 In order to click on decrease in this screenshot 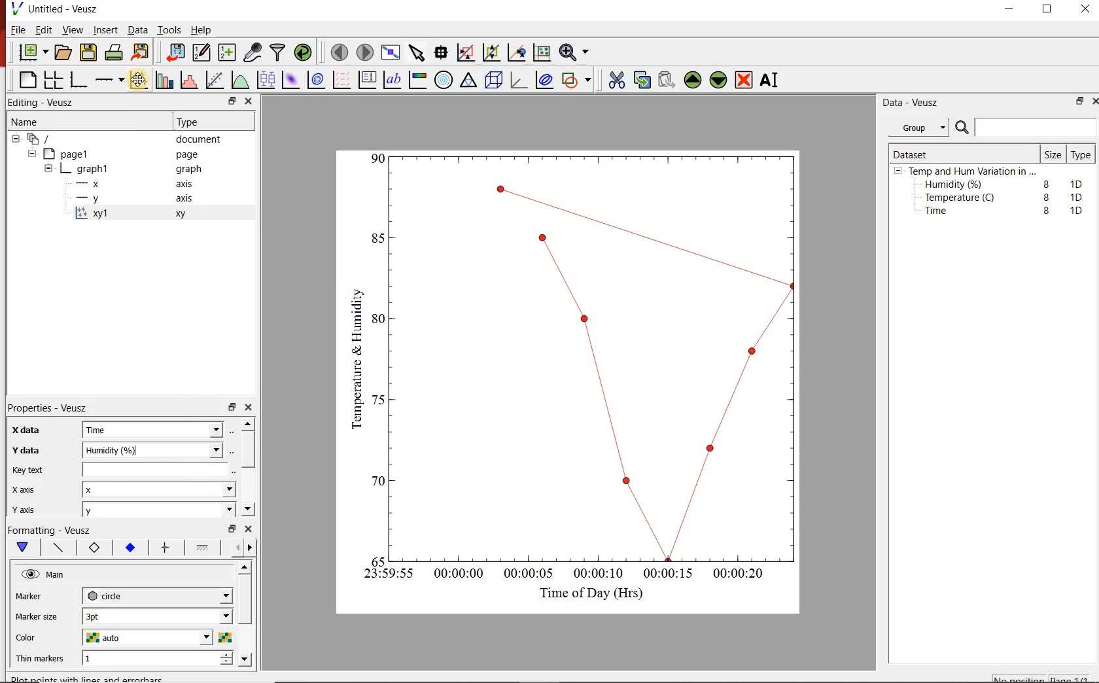, I will do `click(226, 665)`.